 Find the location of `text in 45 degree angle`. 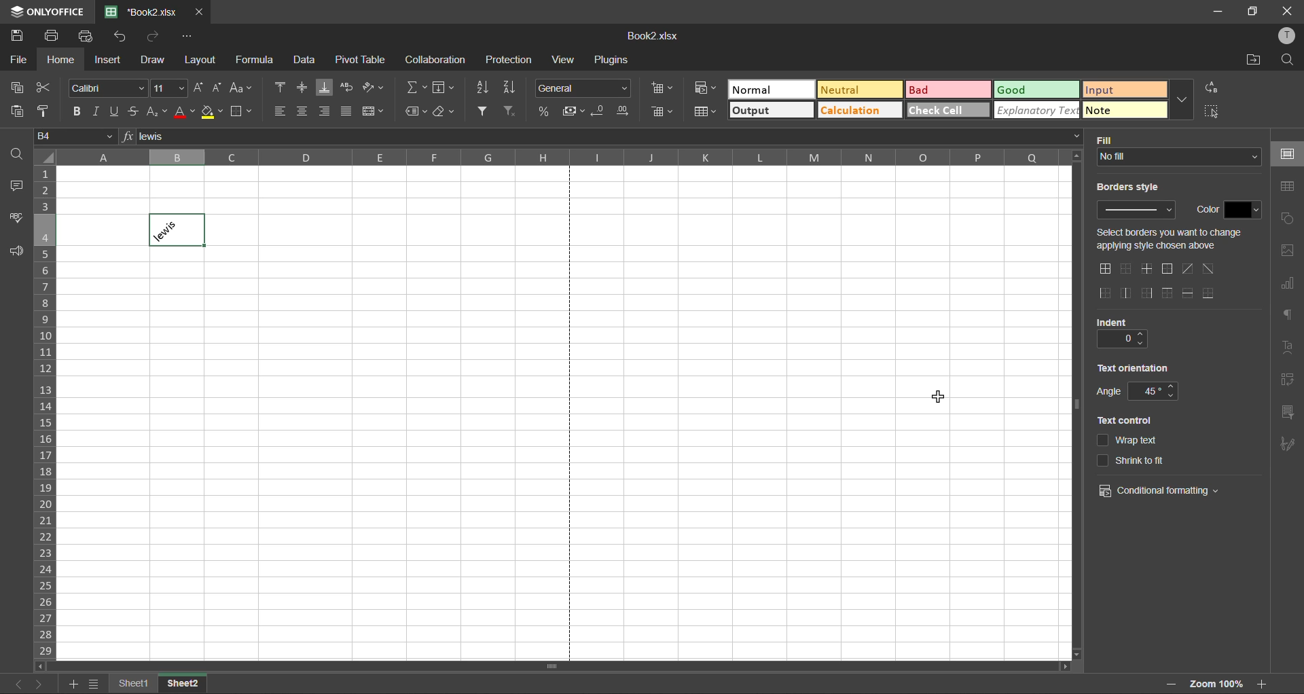

text in 45 degree angle is located at coordinates (173, 229).